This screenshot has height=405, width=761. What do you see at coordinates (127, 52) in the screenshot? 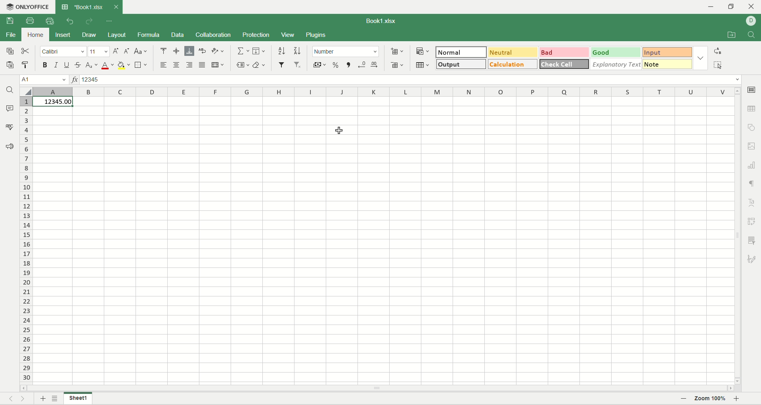
I see `decrease font size` at bounding box center [127, 52].